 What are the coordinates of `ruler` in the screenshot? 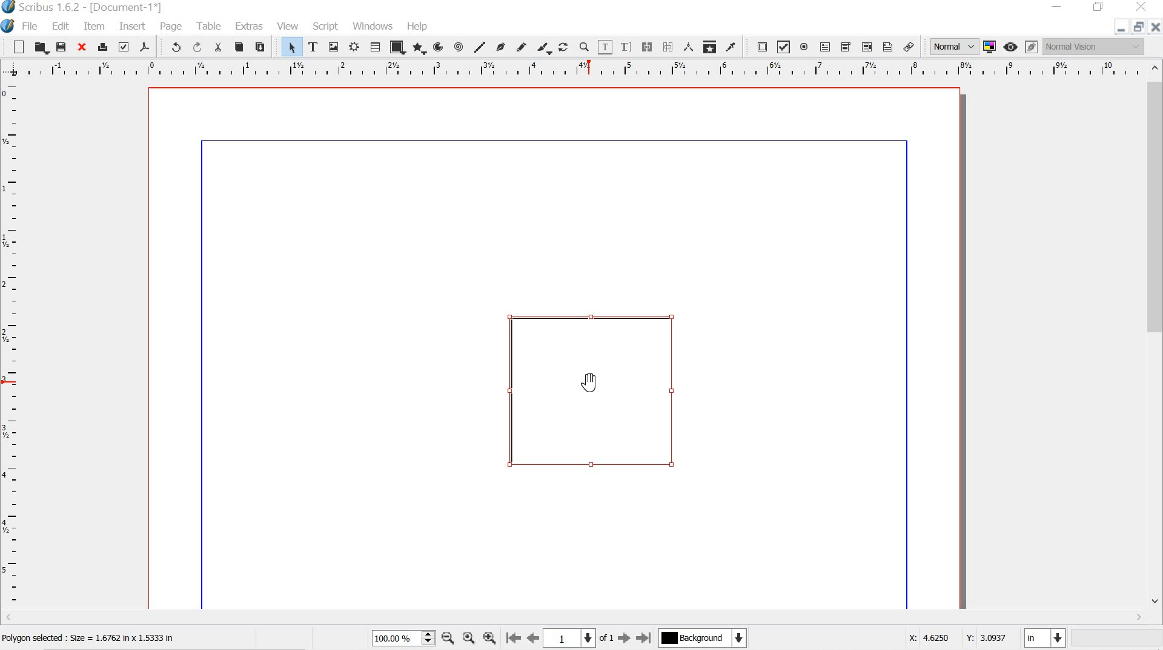 It's located at (575, 68).